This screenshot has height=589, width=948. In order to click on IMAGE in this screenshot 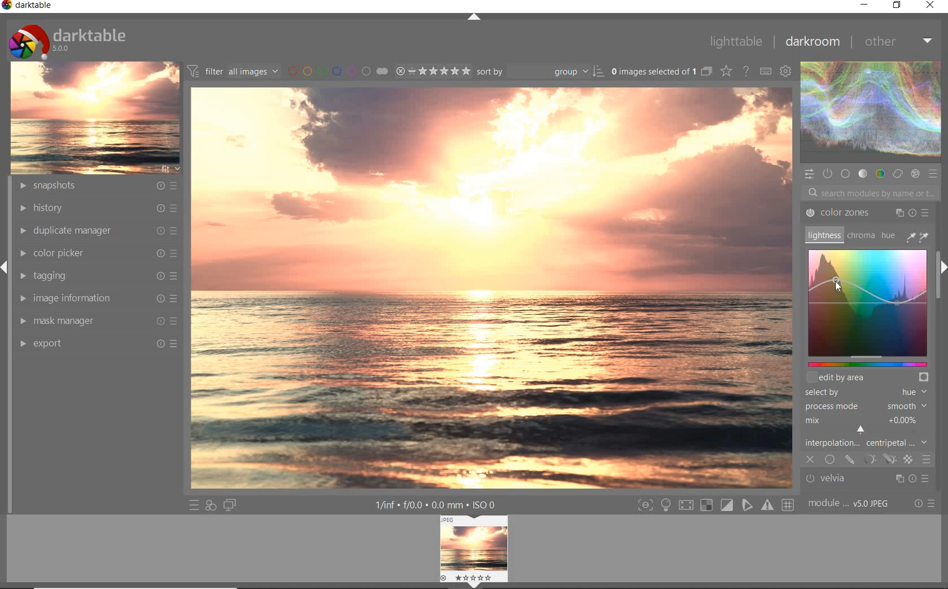, I will do `click(95, 117)`.